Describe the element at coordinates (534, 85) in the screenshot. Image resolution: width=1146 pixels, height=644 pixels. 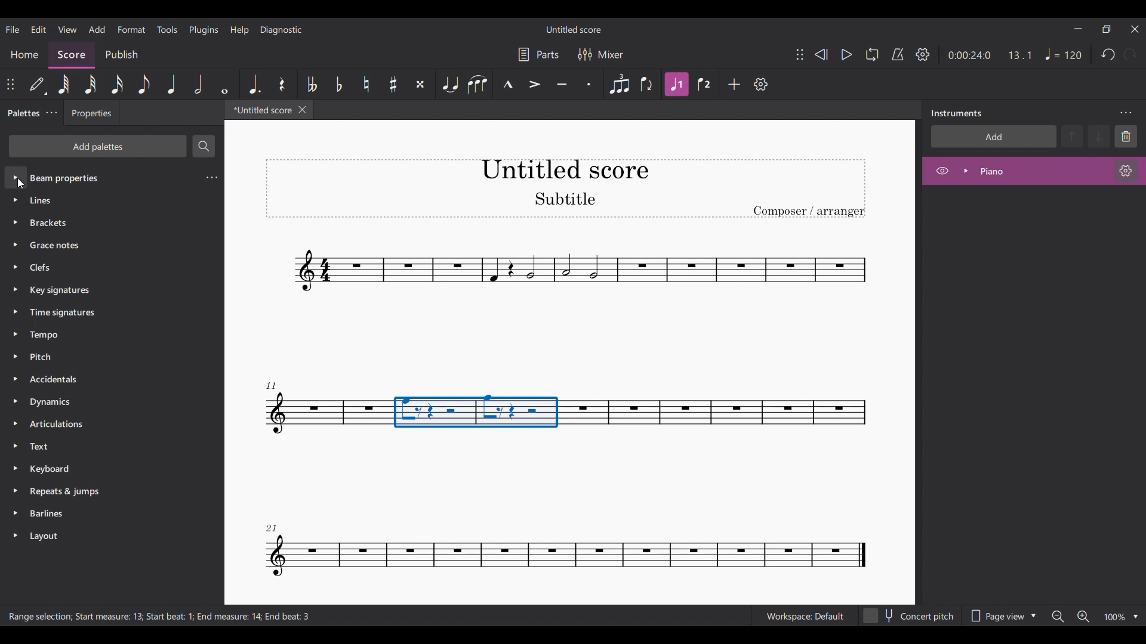
I see `Accent` at that location.